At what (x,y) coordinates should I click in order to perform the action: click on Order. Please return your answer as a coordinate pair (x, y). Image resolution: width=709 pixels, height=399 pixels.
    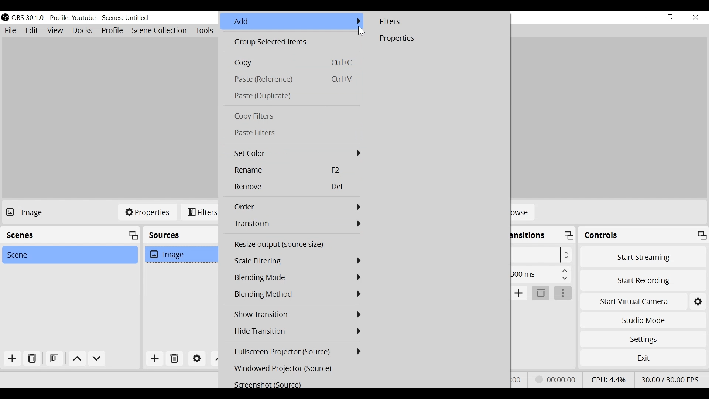
    Looking at the image, I should click on (298, 207).